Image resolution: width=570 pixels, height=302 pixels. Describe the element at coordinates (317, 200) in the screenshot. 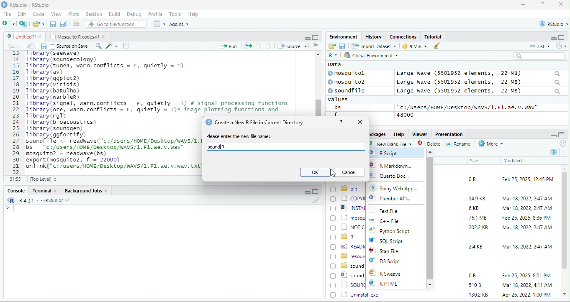

I see `brush` at that location.